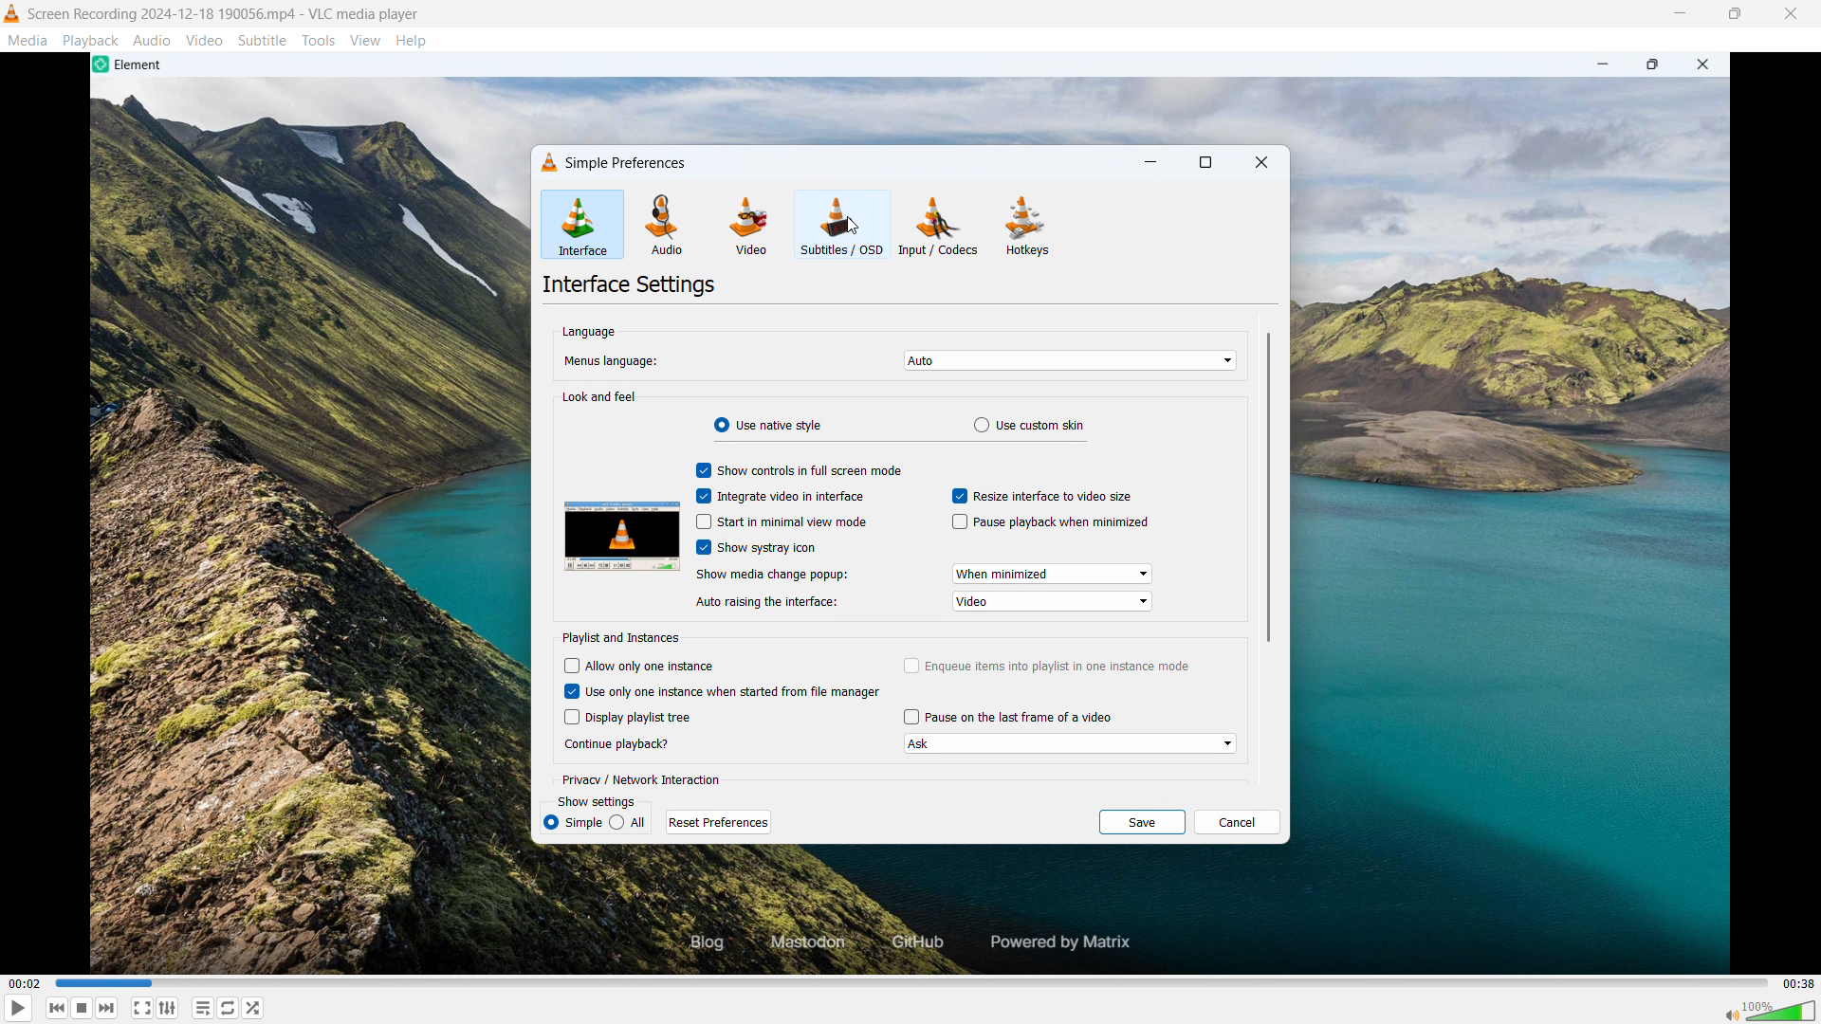 This screenshot has height=1024, width=1821. I want to click on media, so click(28, 40).